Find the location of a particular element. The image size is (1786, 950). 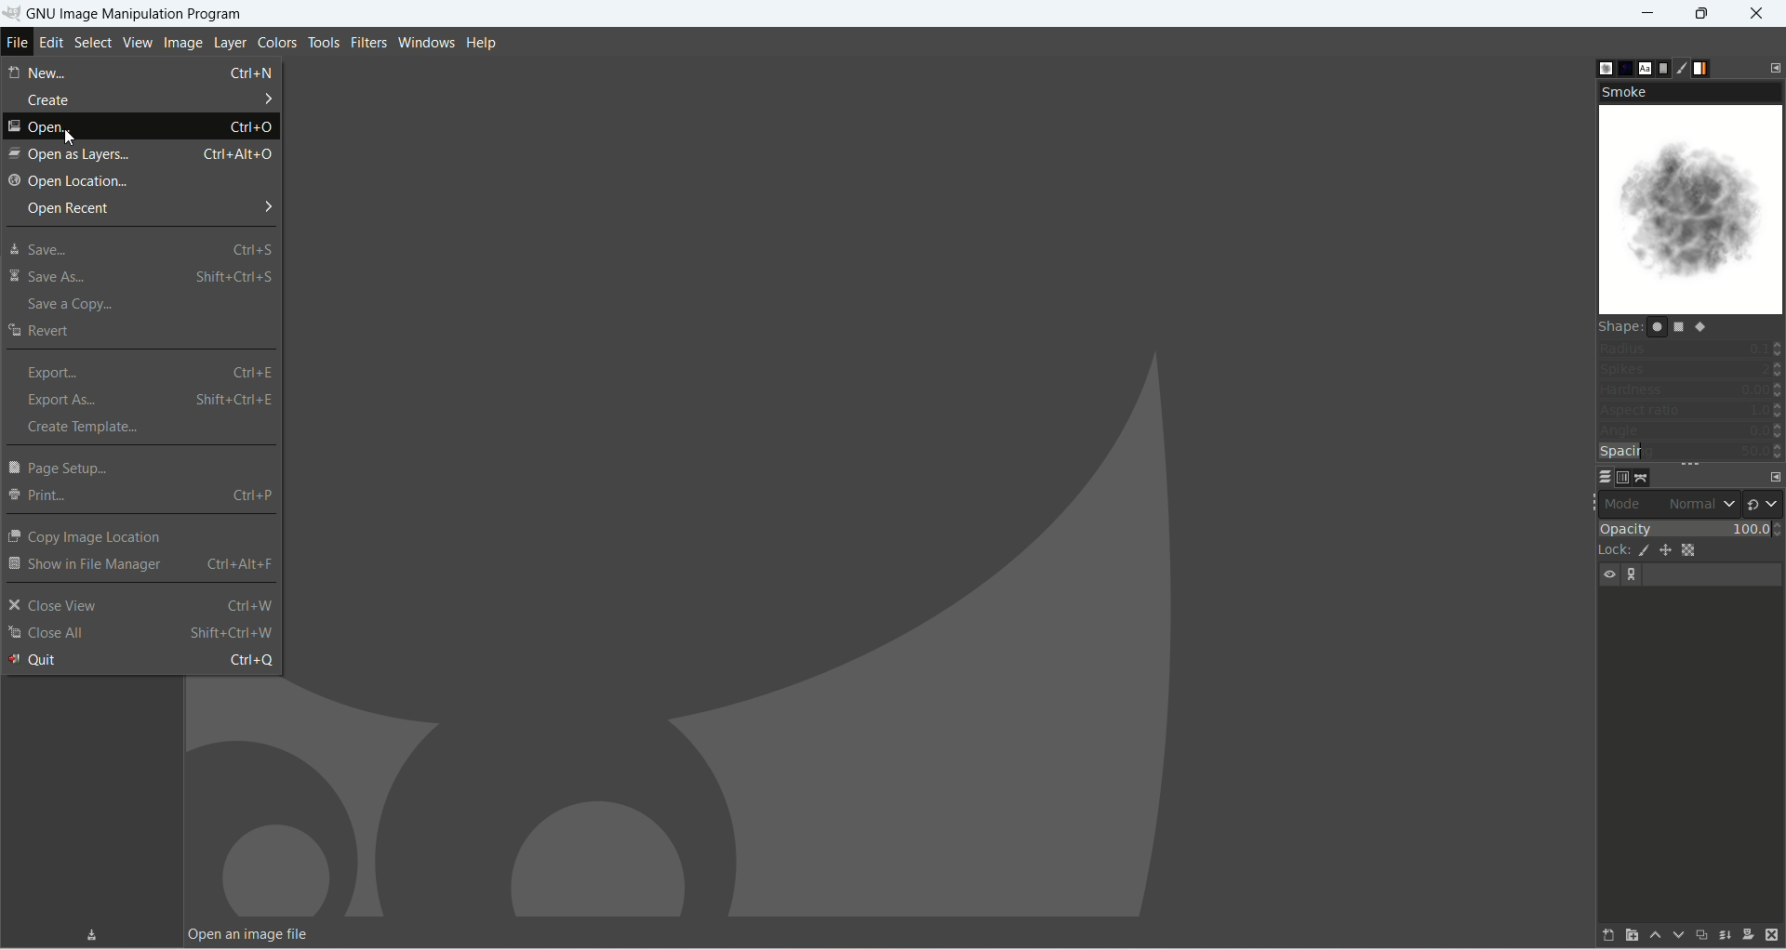

paths is located at coordinates (1646, 478).